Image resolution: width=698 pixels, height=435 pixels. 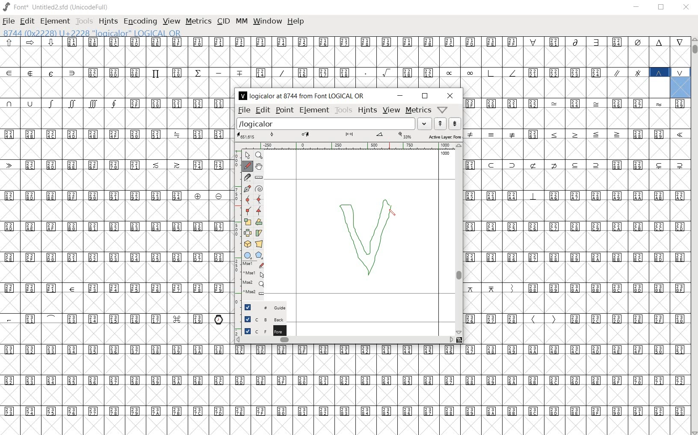 What do you see at coordinates (95, 32) in the screenshot?
I see `8744 (0x2228) U+2228 "logicalor" LOGICAL OR` at bounding box center [95, 32].